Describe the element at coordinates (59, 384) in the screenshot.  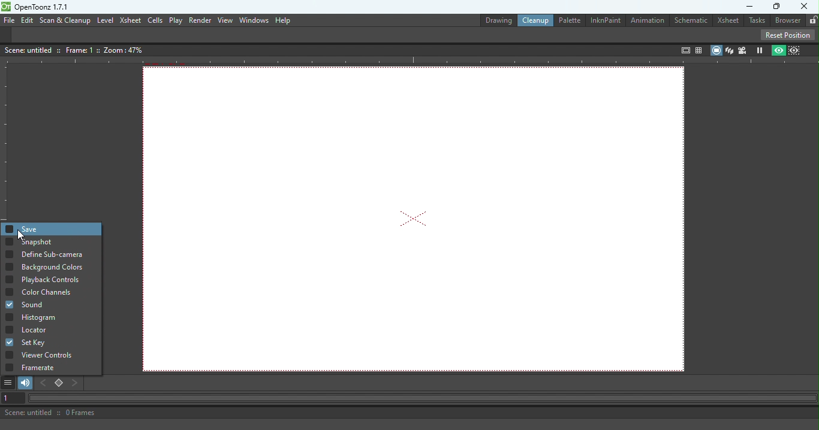
I see `Set key` at that location.